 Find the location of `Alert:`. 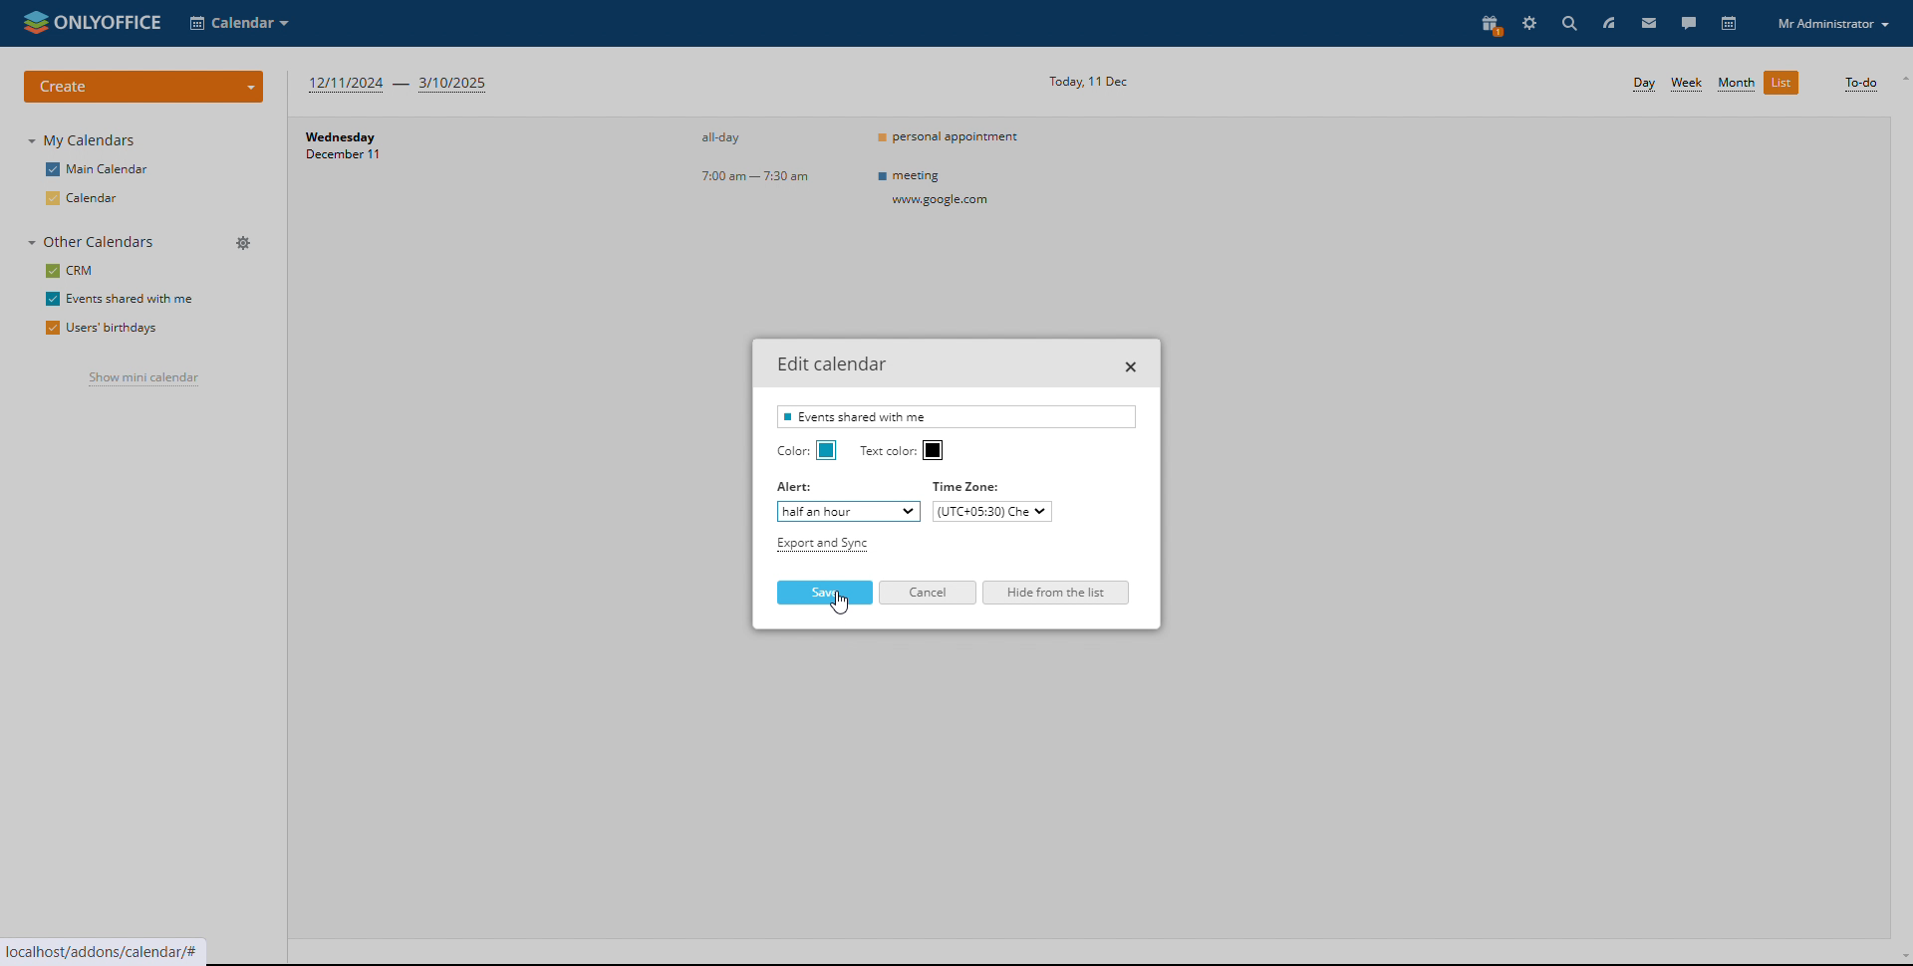

Alert: is located at coordinates (796, 488).